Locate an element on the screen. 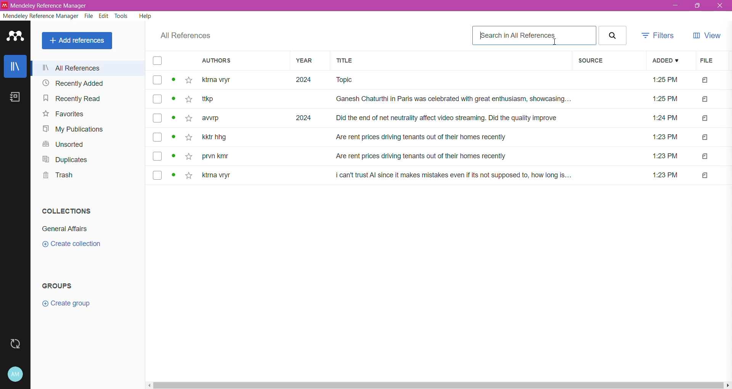 The image size is (732, 389). Year is located at coordinates (307, 61).